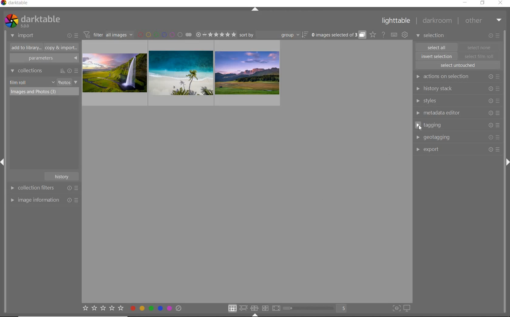  Describe the element at coordinates (501, 3) in the screenshot. I see `close` at that location.